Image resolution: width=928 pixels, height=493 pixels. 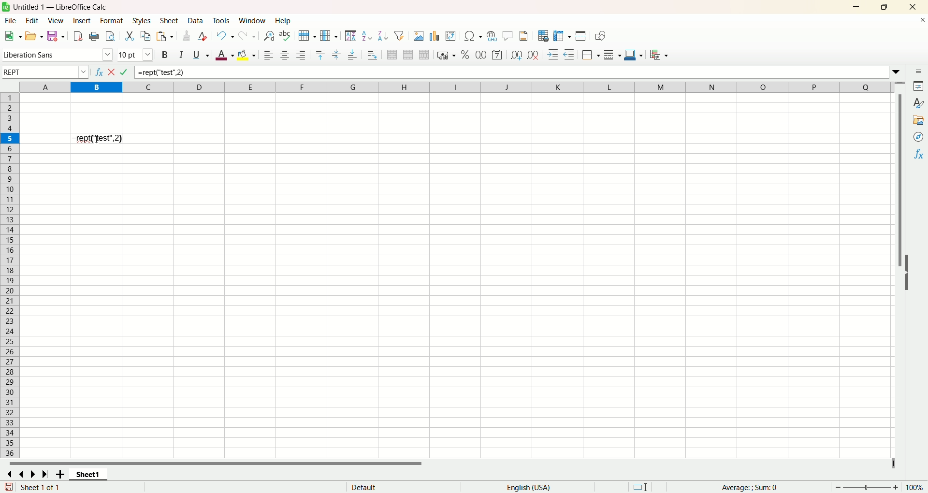 What do you see at coordinates (33, 36) in the screenshot?
I see `open` at bounding box center [33, 36].